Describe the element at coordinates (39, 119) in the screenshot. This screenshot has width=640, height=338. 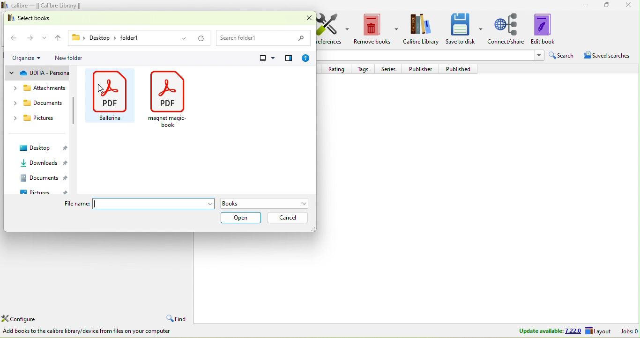
I see `pictures` at that location.